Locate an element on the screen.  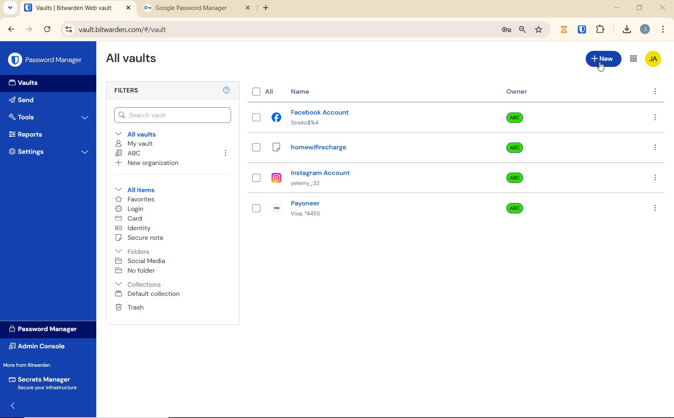
cursor is located at coordinates (602, 66).